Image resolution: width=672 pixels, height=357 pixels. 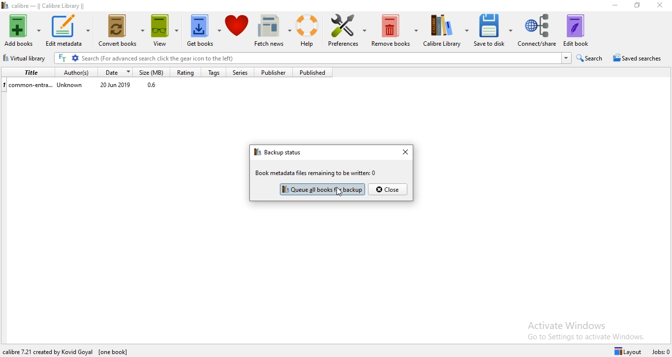 I want to click on Rating, so click(x=184, y=72).